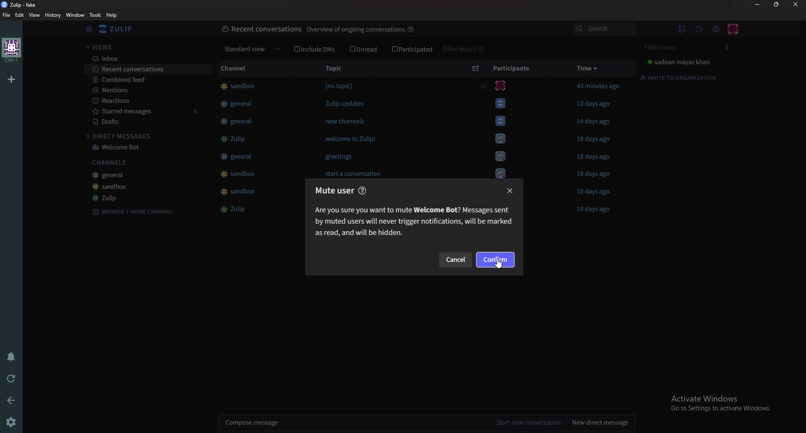 The image size is (806, 433). I want to click on resize, so click(776, 4).